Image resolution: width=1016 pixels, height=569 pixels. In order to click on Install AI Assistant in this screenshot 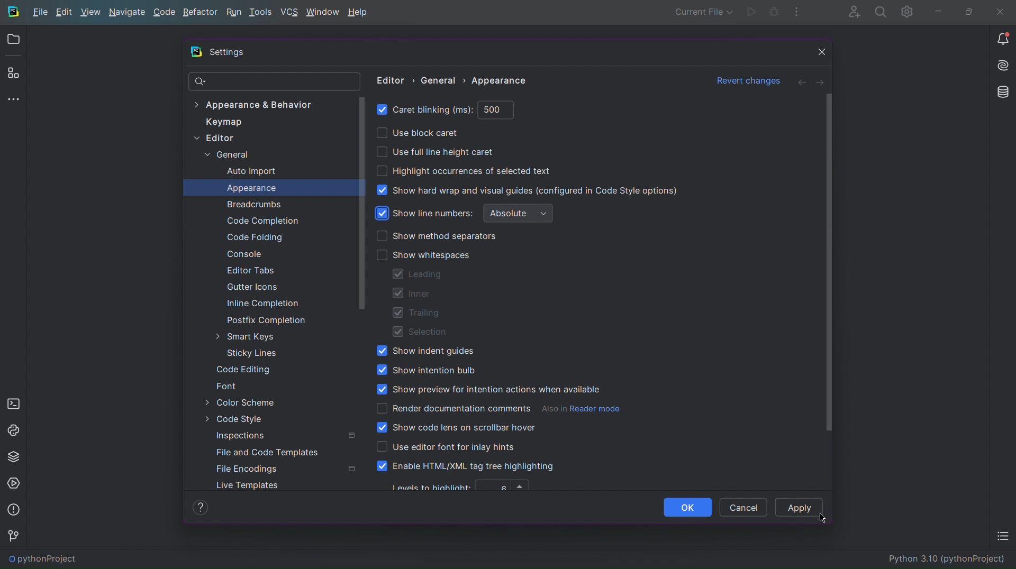, I will do `click(1001, 67)`.